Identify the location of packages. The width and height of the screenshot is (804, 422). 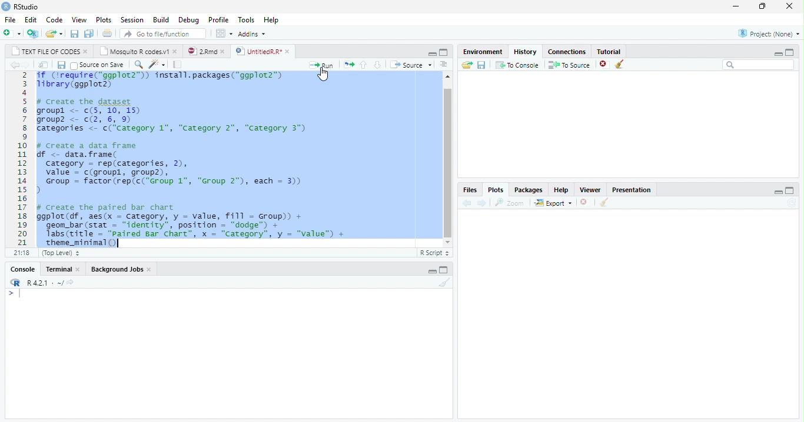
(529, 189).